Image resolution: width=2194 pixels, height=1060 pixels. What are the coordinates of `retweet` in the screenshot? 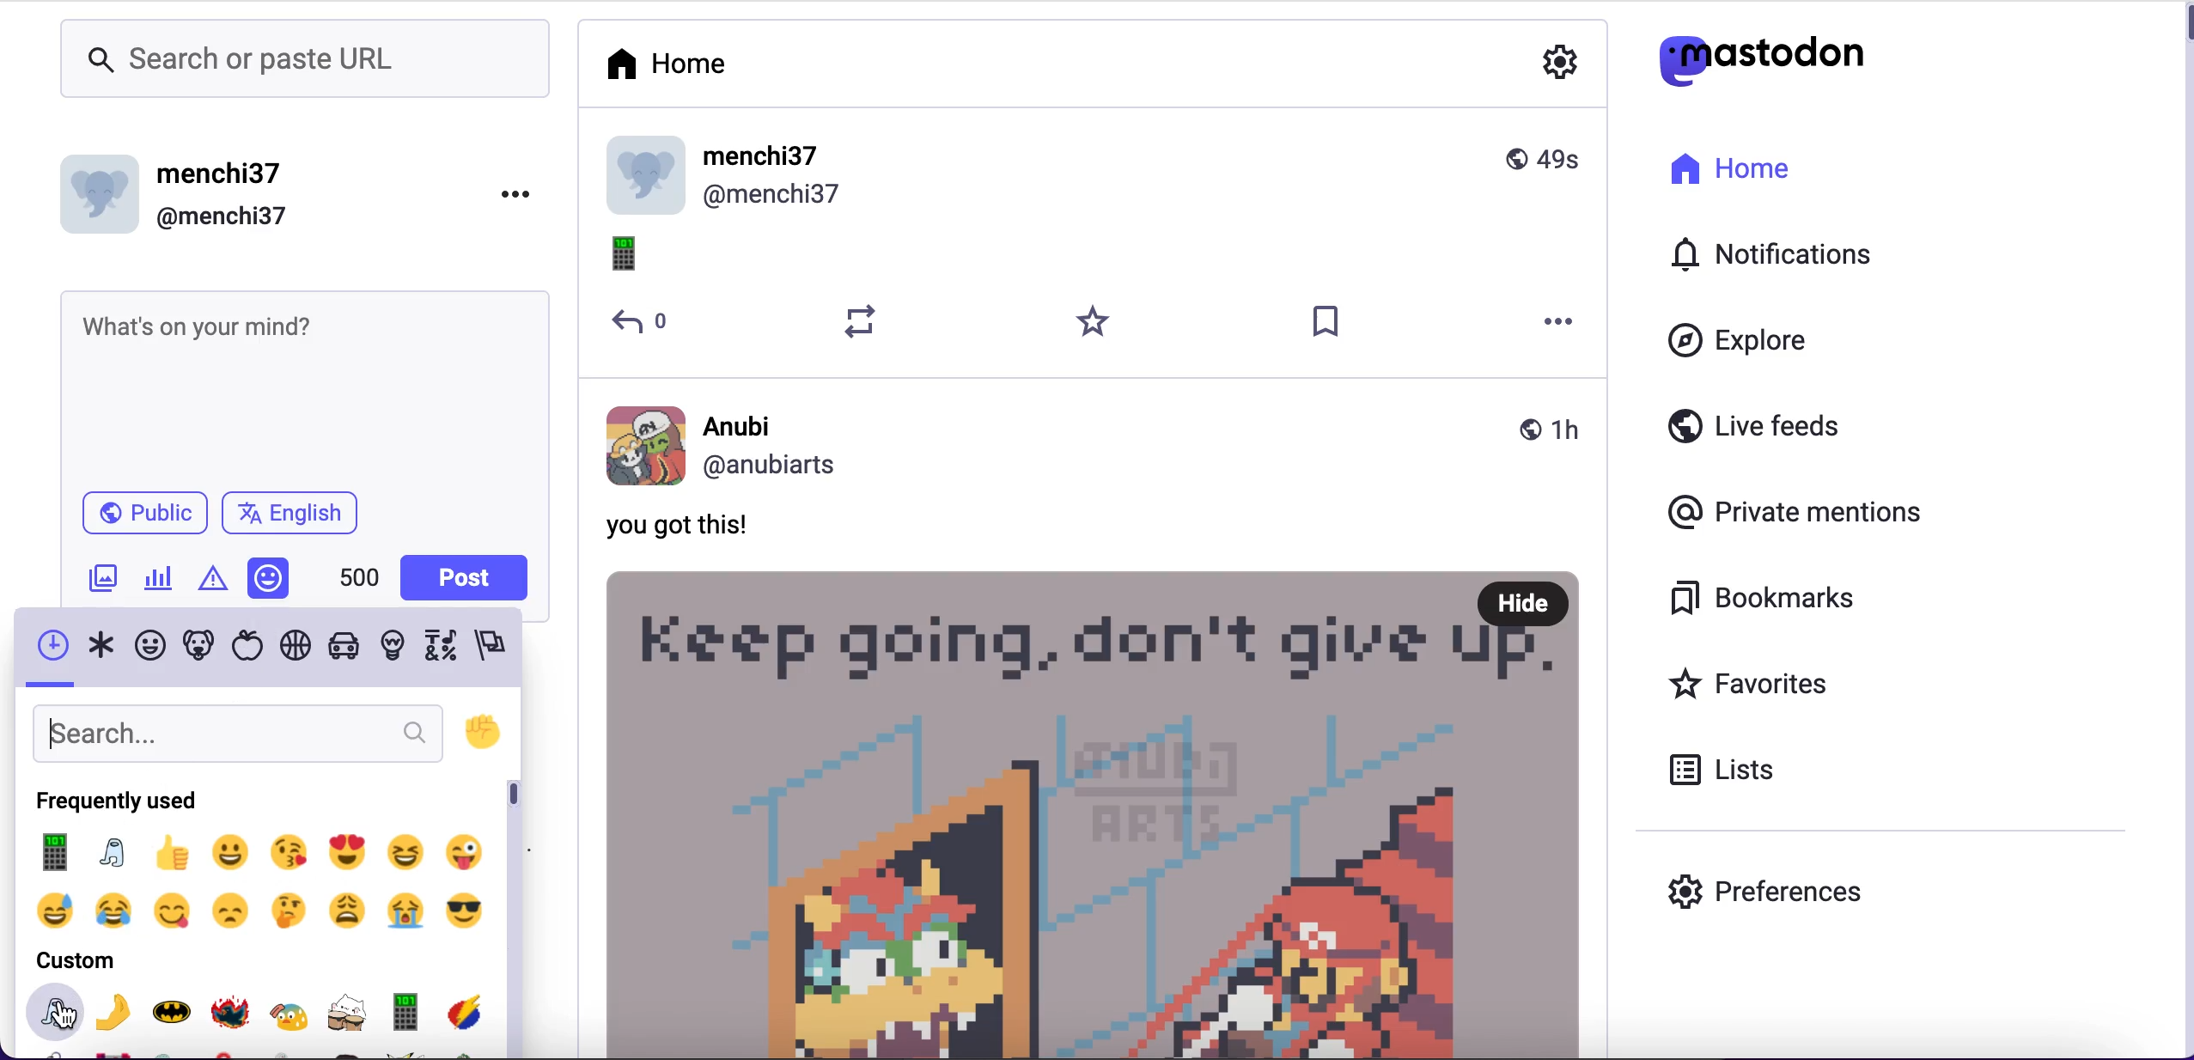 It's located at (862, 322).